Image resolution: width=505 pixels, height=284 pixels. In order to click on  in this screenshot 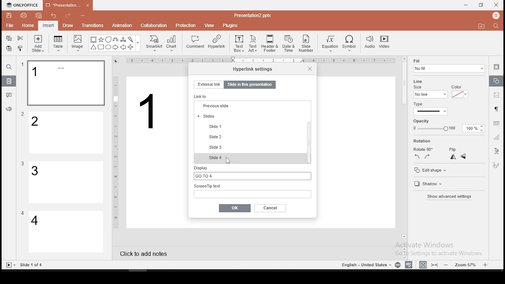, I will do `click(22, 164)`.